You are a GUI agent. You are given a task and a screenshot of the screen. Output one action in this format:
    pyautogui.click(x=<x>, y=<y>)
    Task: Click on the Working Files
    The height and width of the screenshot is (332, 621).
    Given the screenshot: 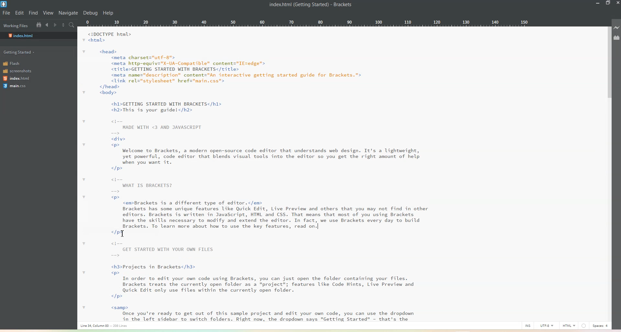 What is the action you would take?
    pyautogui.click(x=17, y=26)
    